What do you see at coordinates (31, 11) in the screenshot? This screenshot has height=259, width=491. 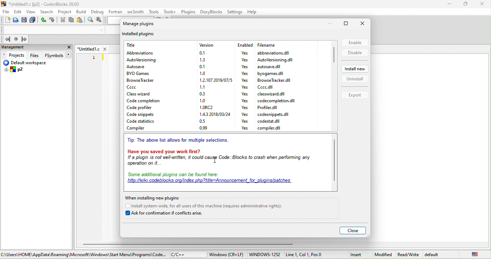 I see `view` at bounding box center [31, 11].